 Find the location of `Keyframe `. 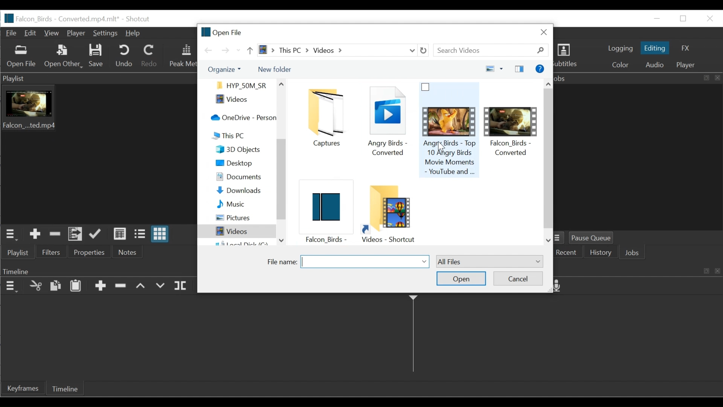

Keyframe  is located at coordinates (23, 388).